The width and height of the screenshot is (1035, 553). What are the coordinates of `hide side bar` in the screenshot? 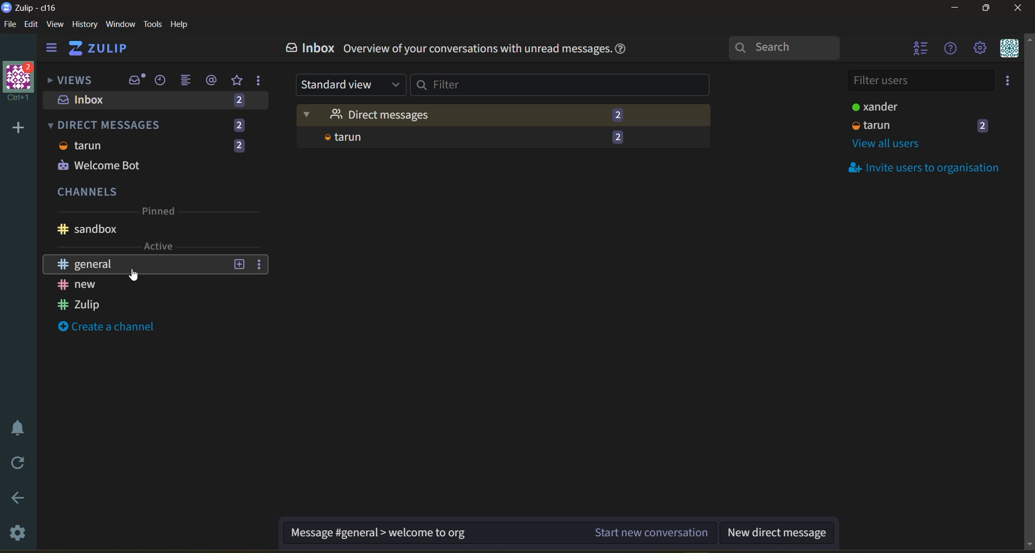 It's located at (51, 50).